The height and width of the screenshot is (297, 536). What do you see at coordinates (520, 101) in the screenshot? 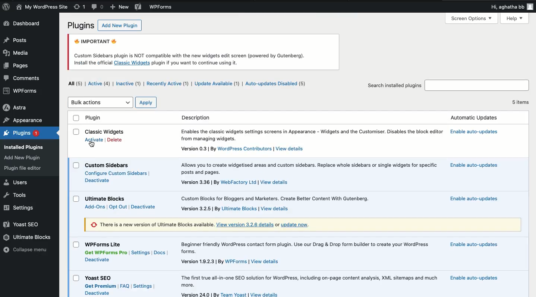
I see `5 items` at bounding box center [520, 101].